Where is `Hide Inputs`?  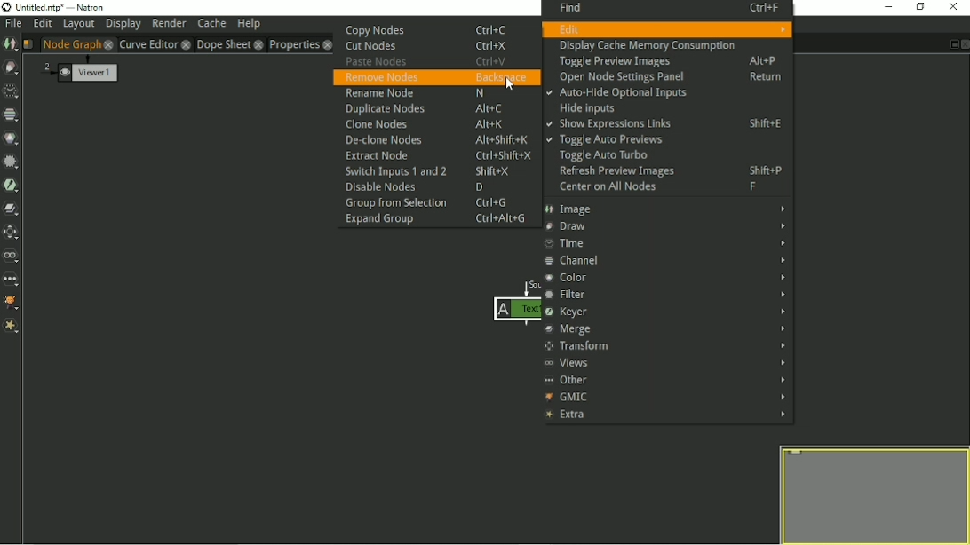 Hide Inputs is located at coordinates (588, 108).